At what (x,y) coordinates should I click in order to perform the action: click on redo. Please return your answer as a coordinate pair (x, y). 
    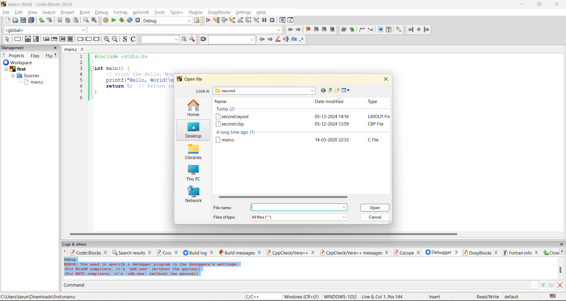
    Looking at the image, I should click on (41, 20).